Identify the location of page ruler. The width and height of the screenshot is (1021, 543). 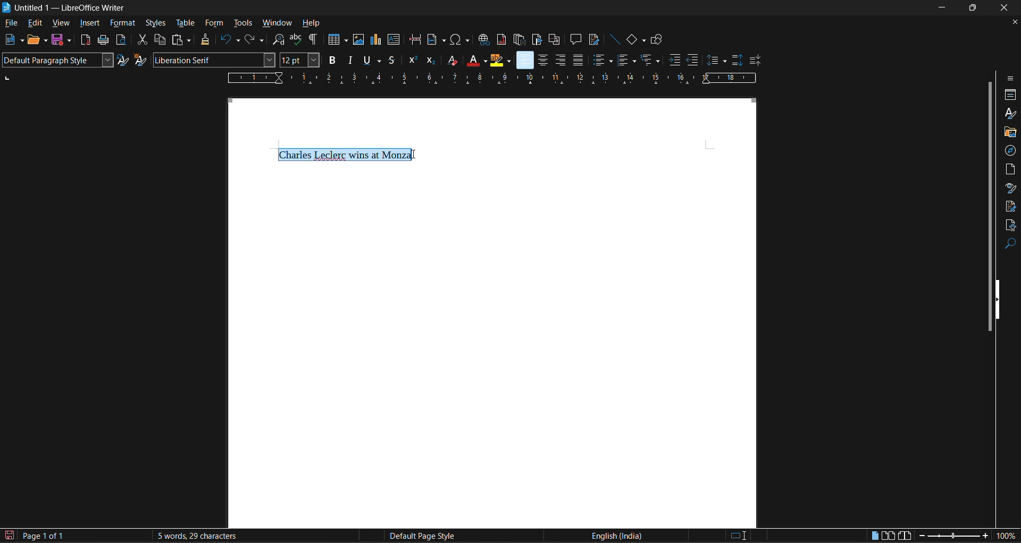
(491, 78).